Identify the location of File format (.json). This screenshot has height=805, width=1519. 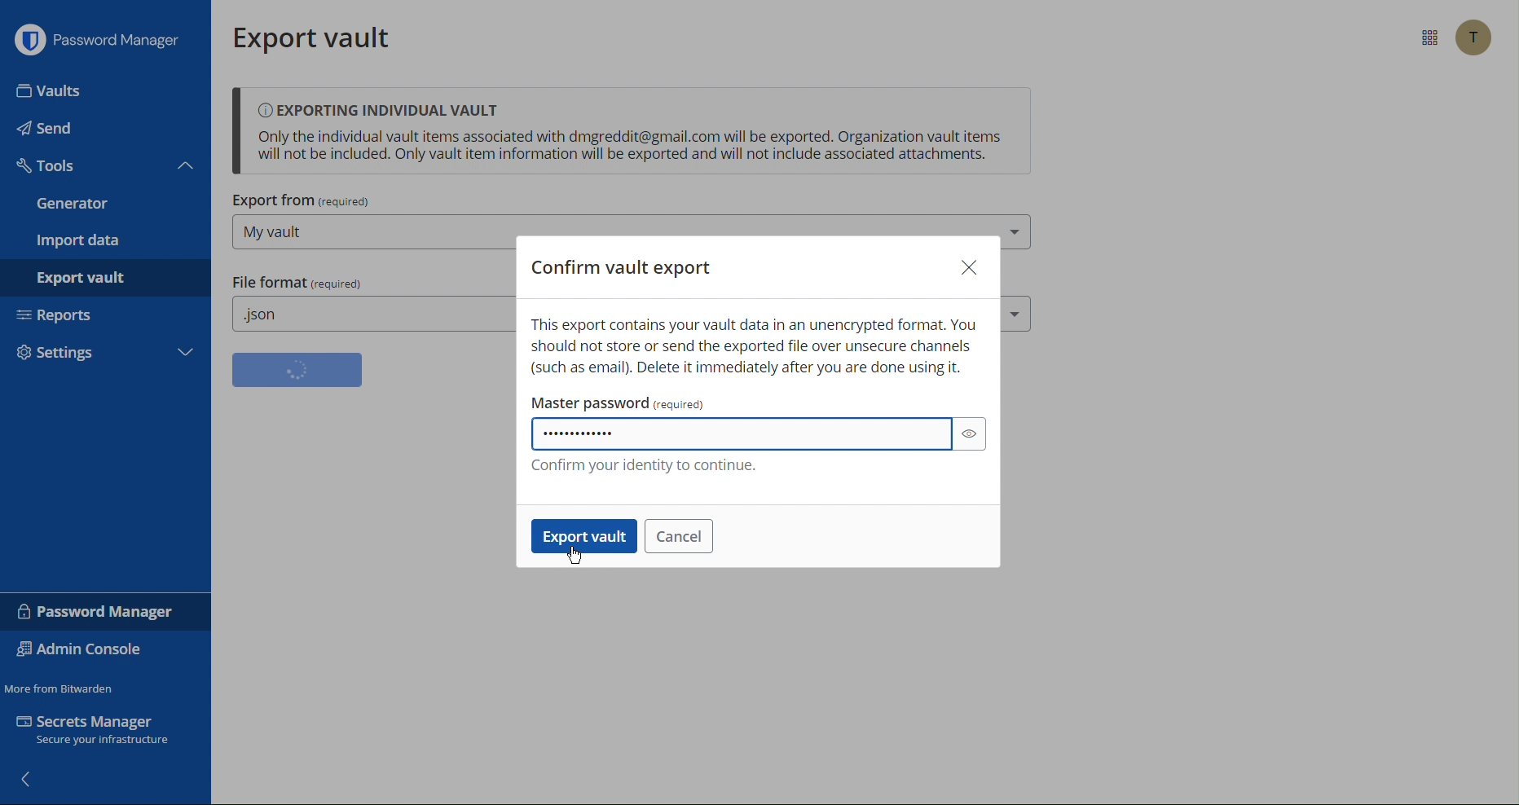
(368, 303).